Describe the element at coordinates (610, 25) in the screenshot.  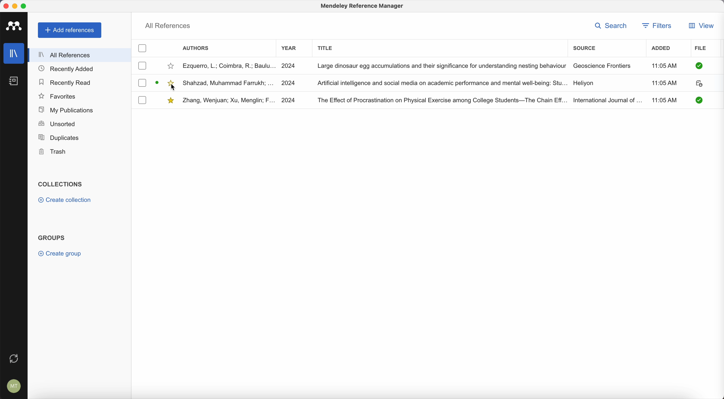
I see `search` at that location.